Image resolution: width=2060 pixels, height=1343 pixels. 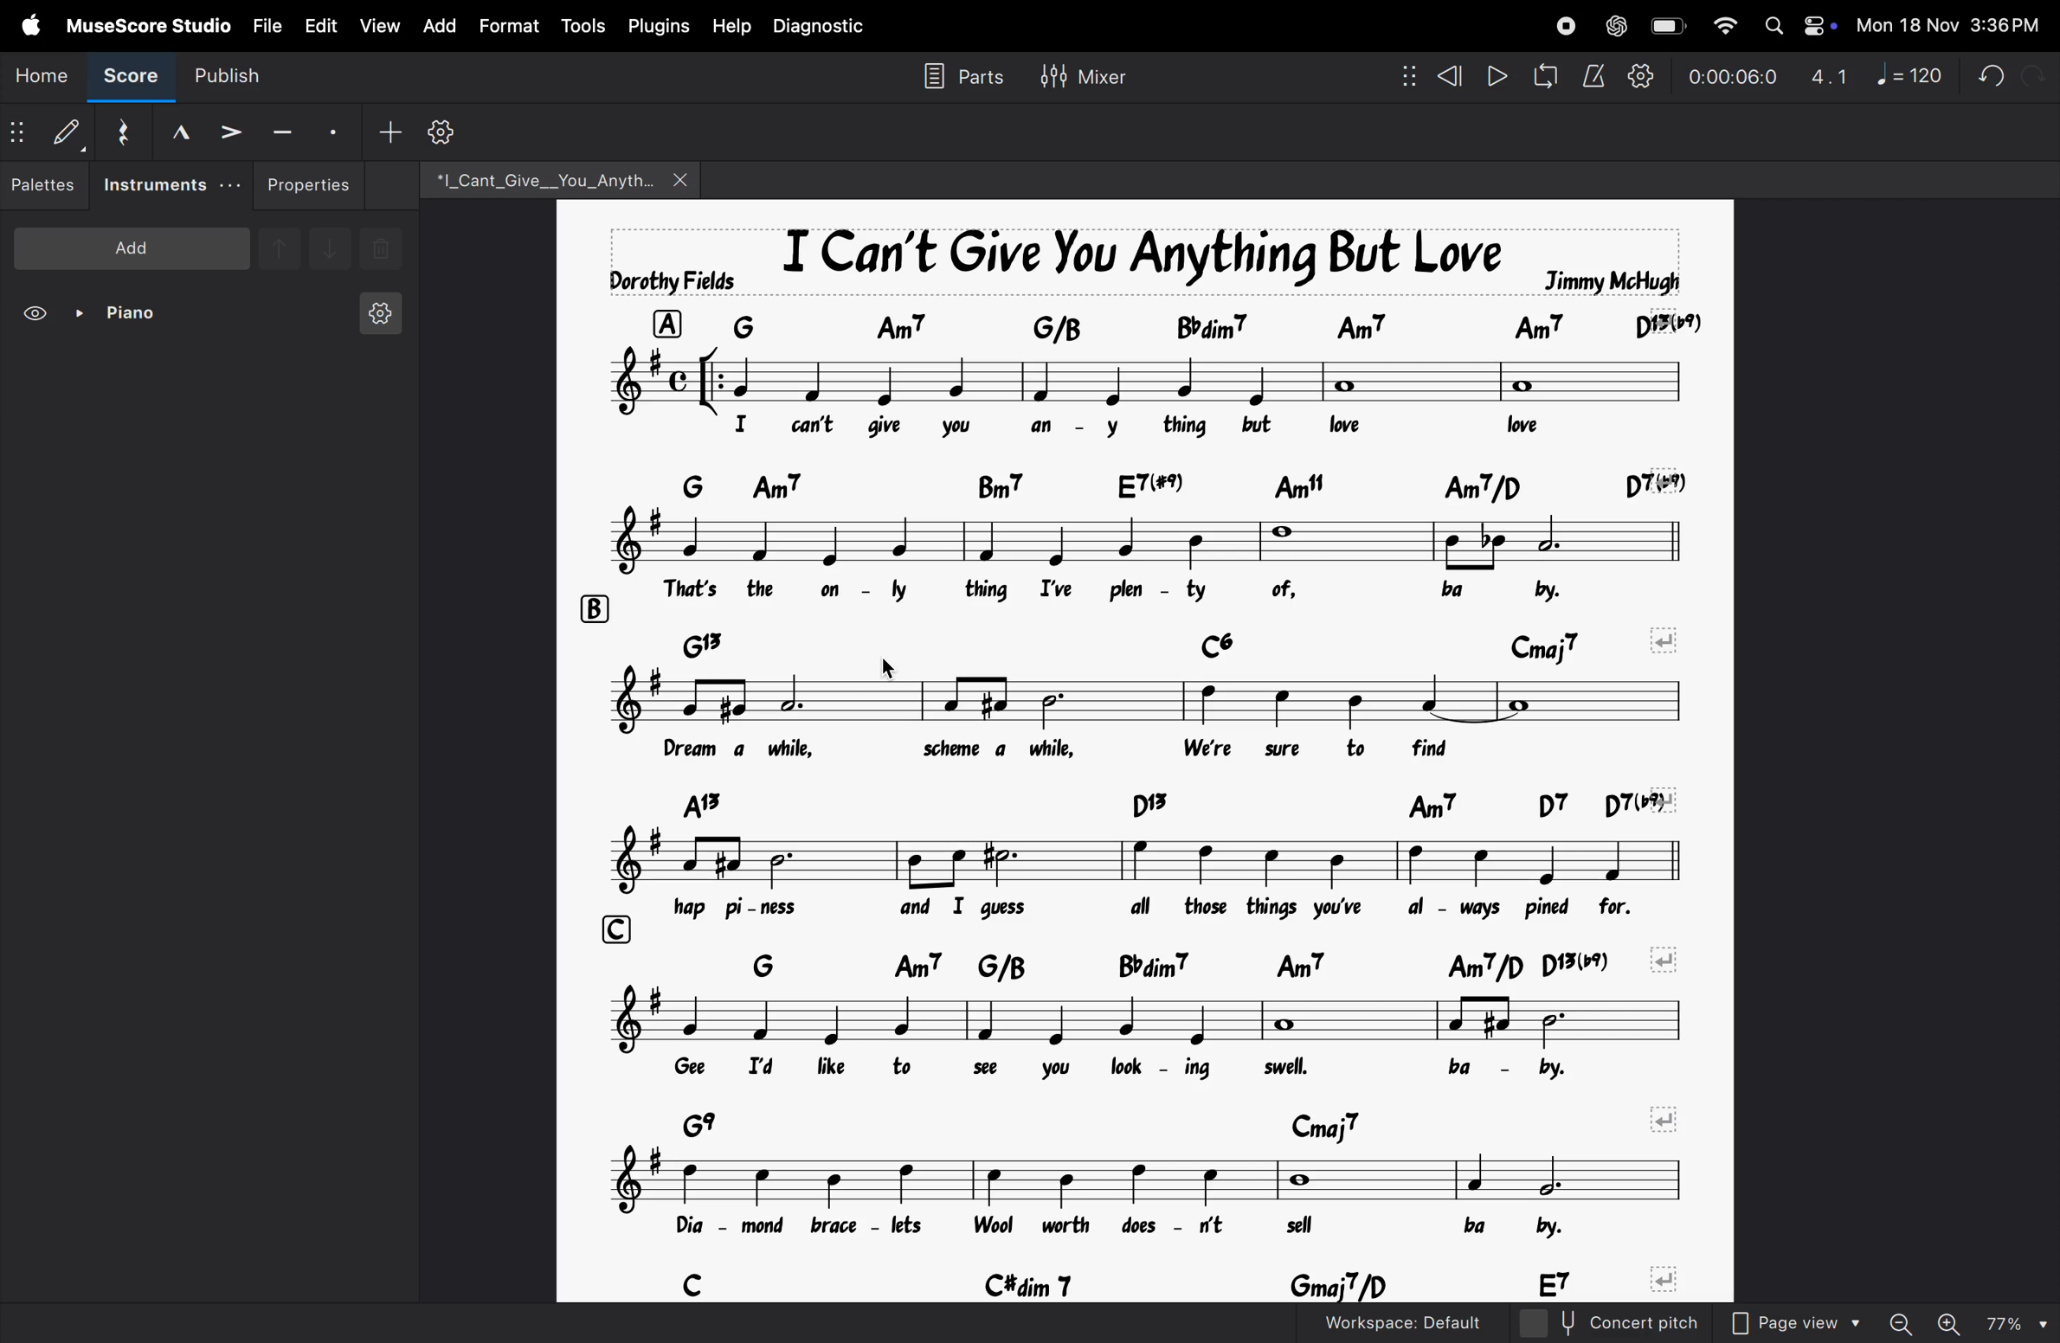 I want to click on chord symbols, so click(x=1175, y=802).